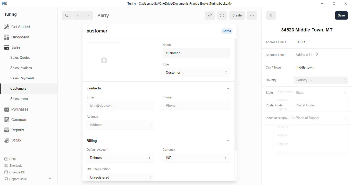 Image resolution: width=352 pixels, height=185 pixels. What do you see at coordinates (335, 4) in the screenshot?
I see `maximise` at bounding box center [335, 4].